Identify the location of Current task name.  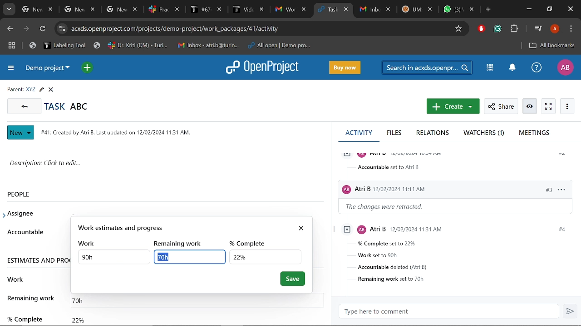
(69, 106).